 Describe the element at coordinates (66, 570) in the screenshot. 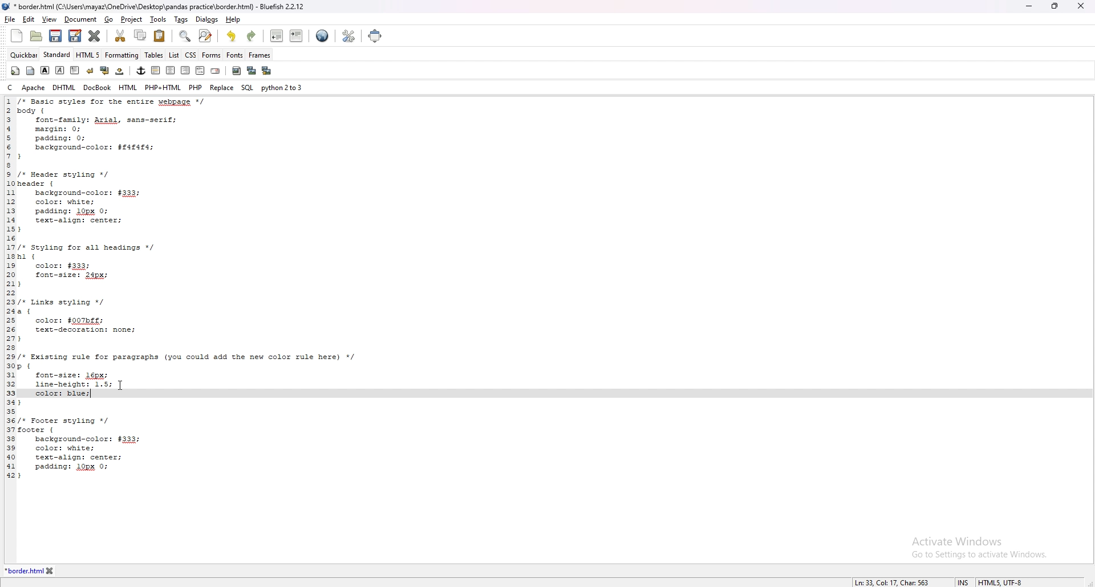

I see `close tab` at that location.